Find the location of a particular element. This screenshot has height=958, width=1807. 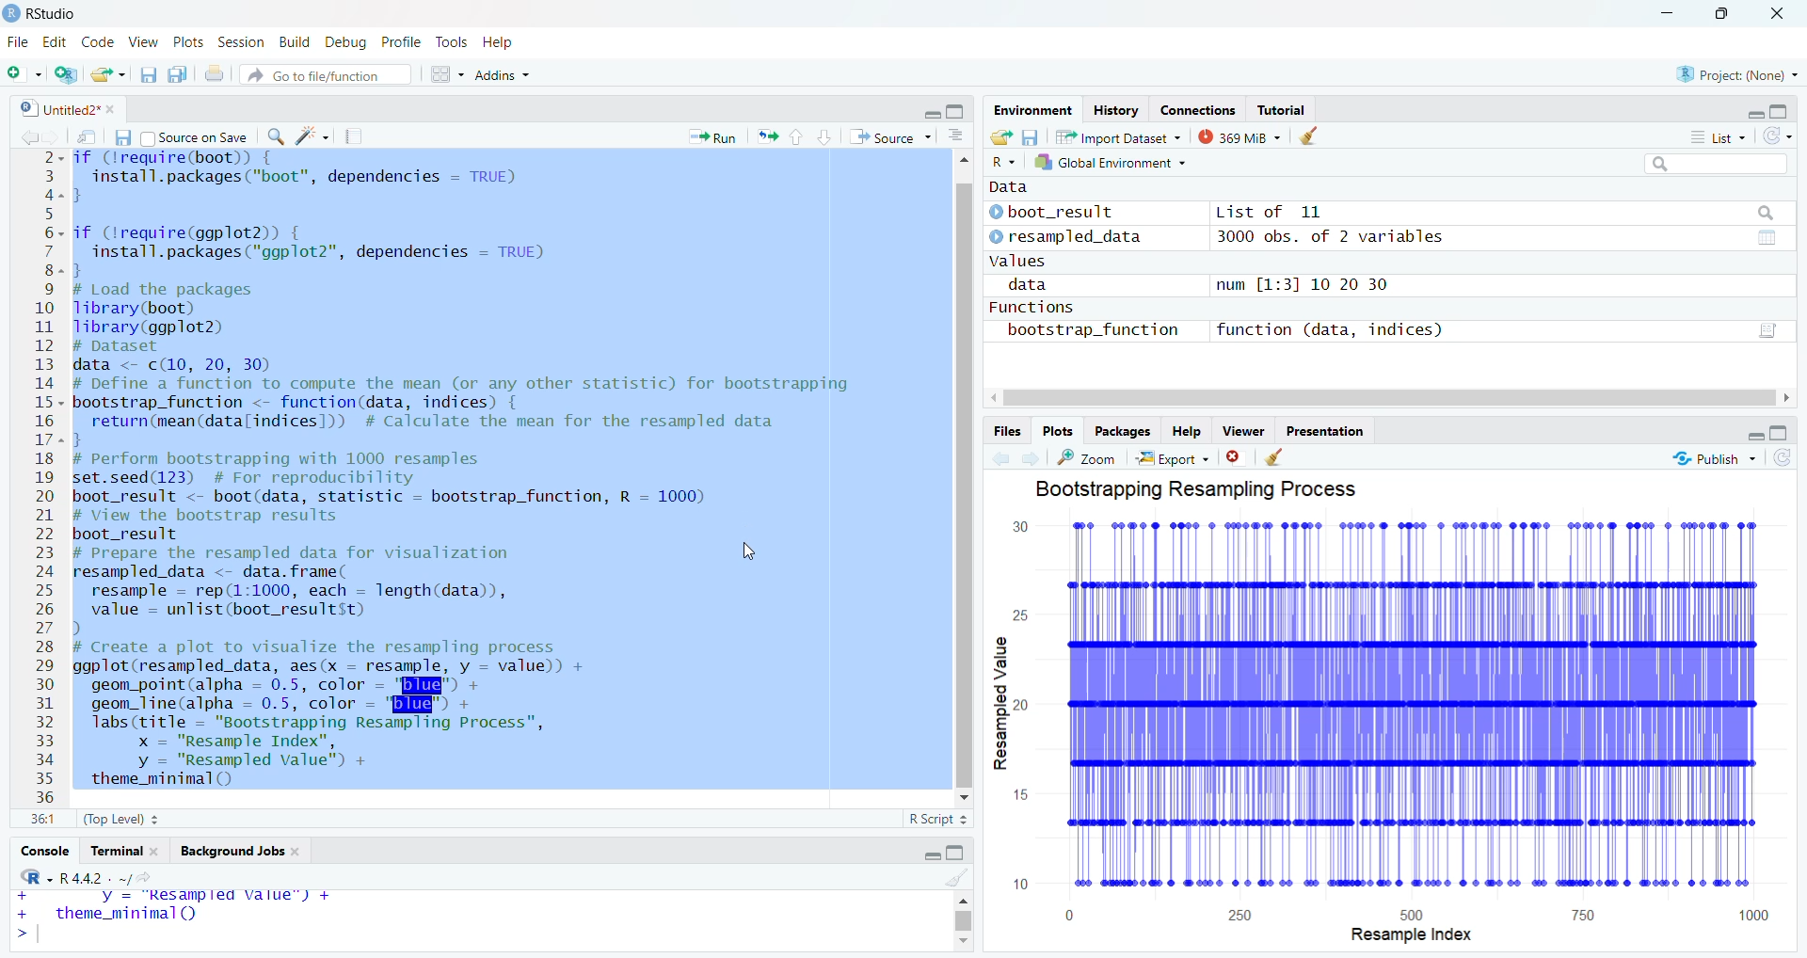

data is located at coordinates (1020, 283).